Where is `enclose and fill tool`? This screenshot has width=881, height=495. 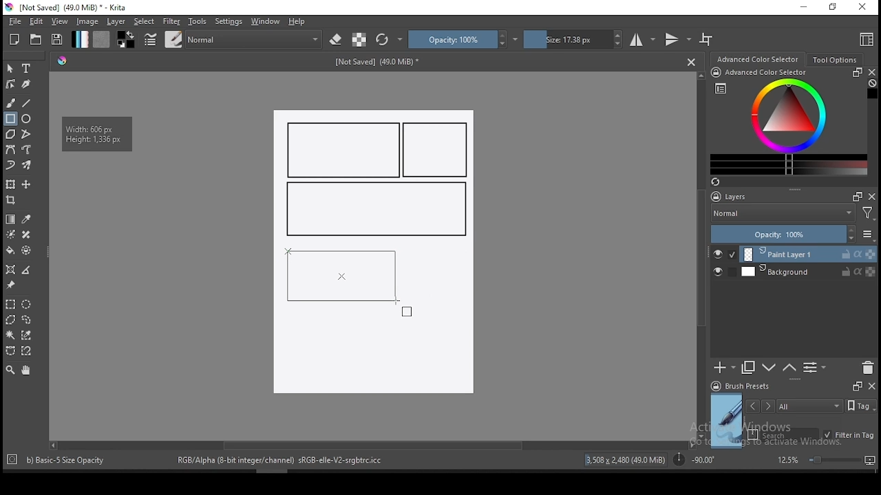 enclose and fill tool is located at coordinates (26, 250).